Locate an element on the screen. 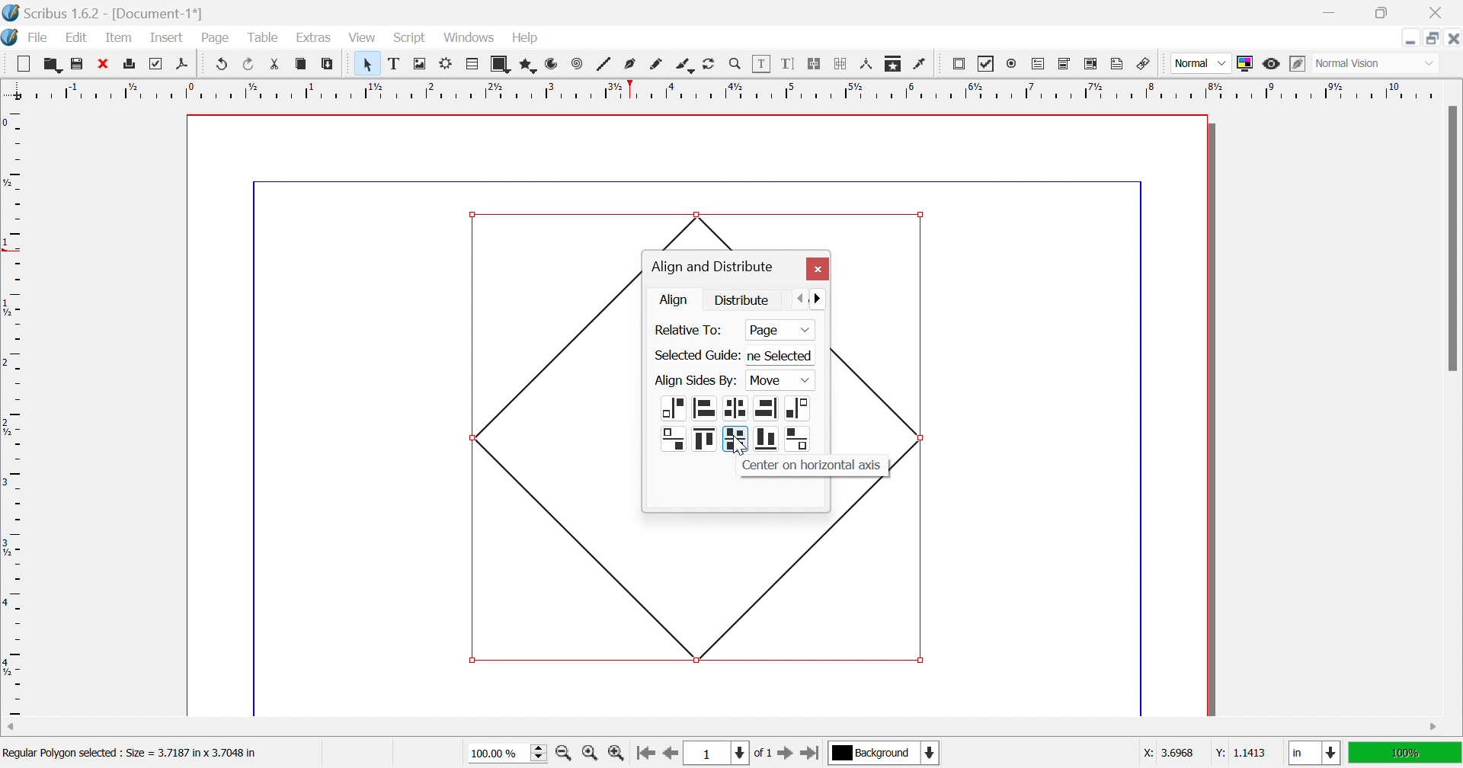  File is located at coordinates (39, 39).